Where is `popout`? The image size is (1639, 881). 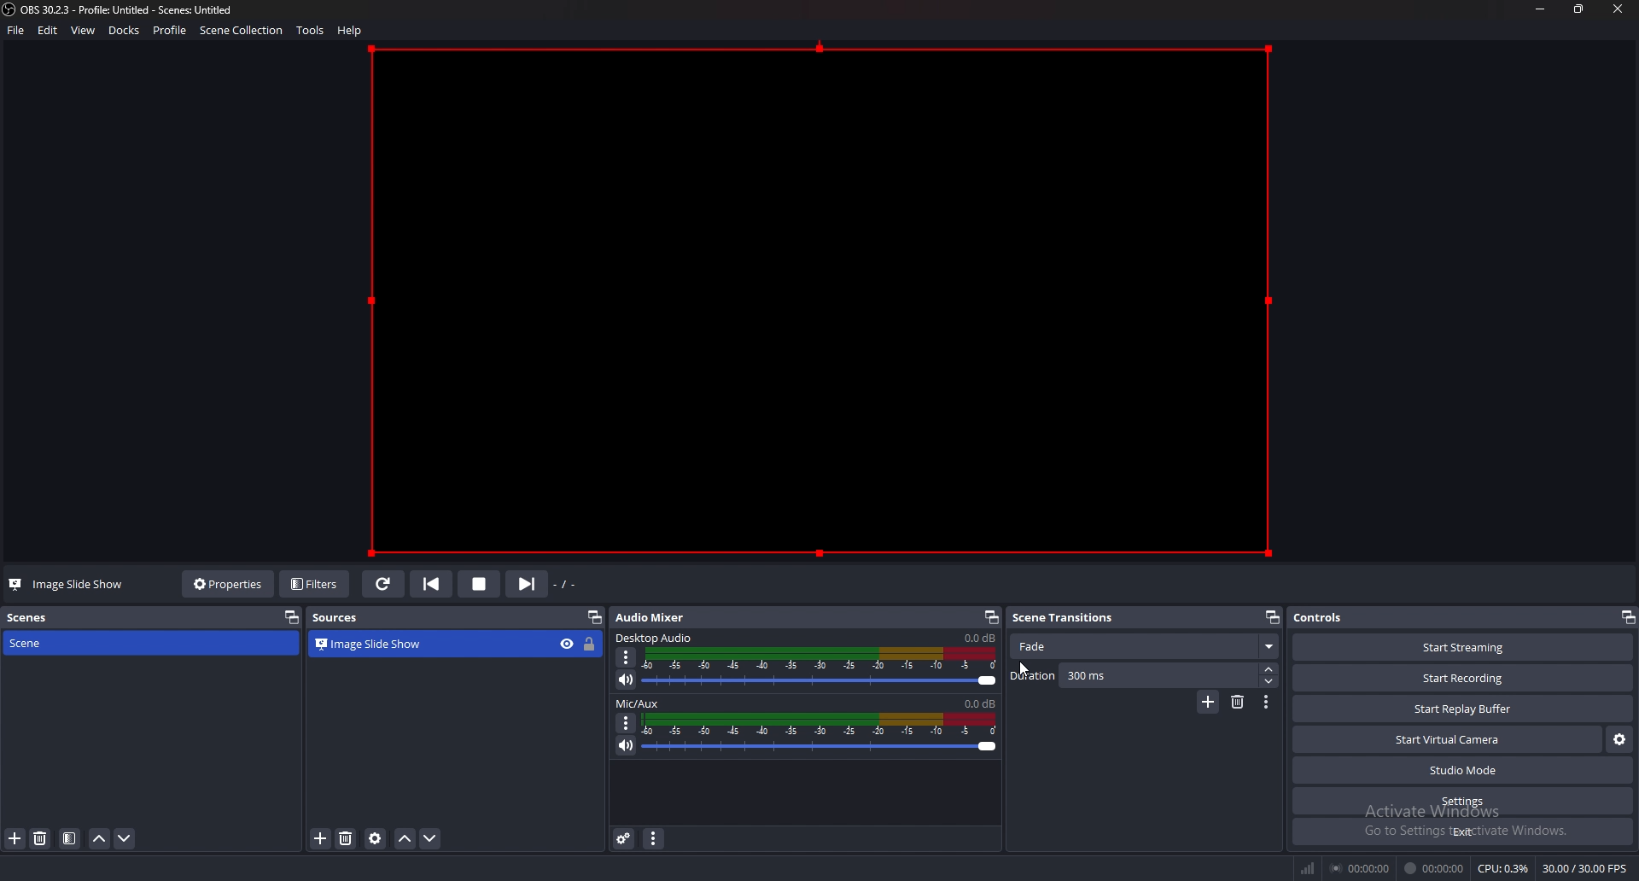
popout is located at coordinates (1270, 617).